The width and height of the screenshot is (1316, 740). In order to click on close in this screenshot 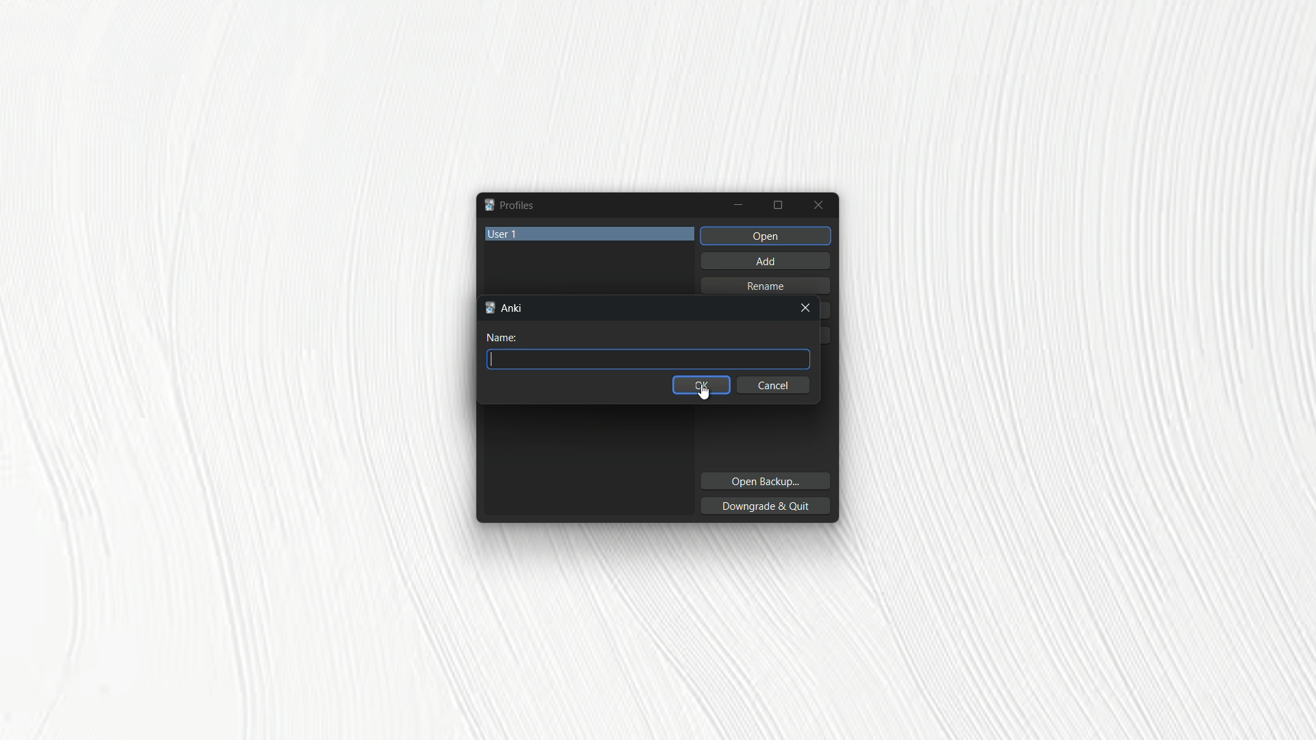, I will do `click(807, 310)`.